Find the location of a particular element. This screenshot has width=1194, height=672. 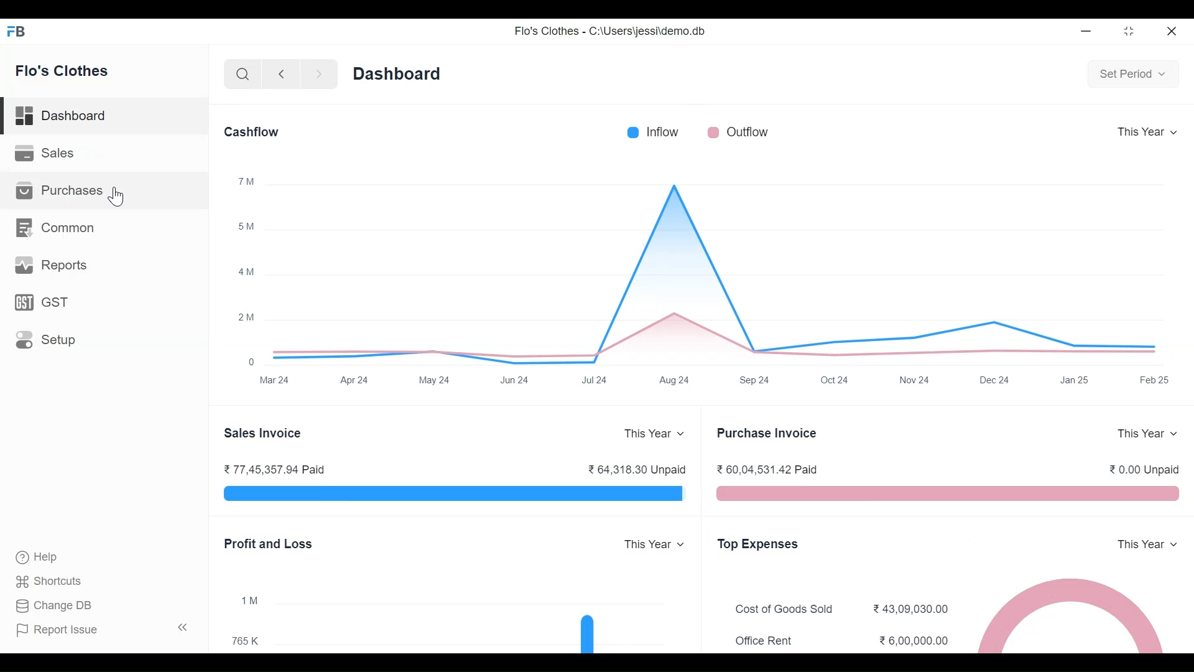

260,04,531.42 Paid is located at coordinates (770, 470).